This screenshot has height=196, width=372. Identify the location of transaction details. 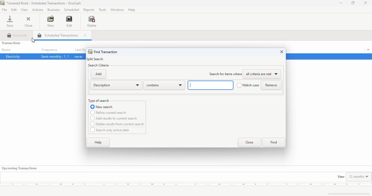
(368, 50).